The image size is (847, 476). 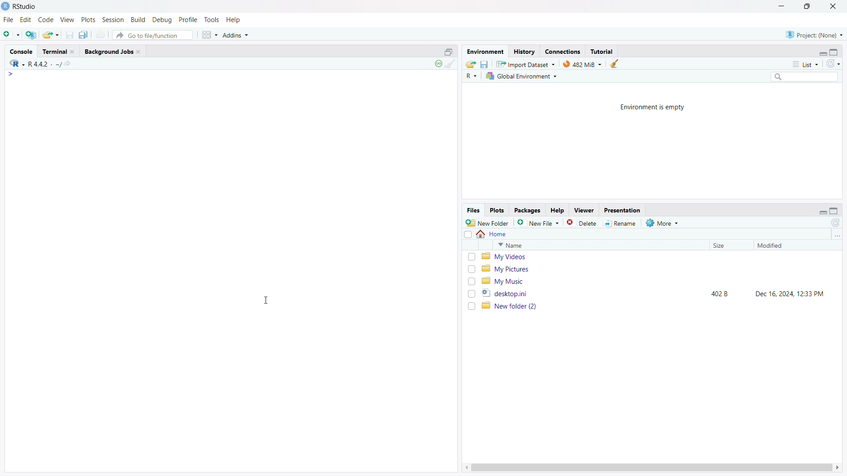 I want to click on modified, so click(x=786, y=245).